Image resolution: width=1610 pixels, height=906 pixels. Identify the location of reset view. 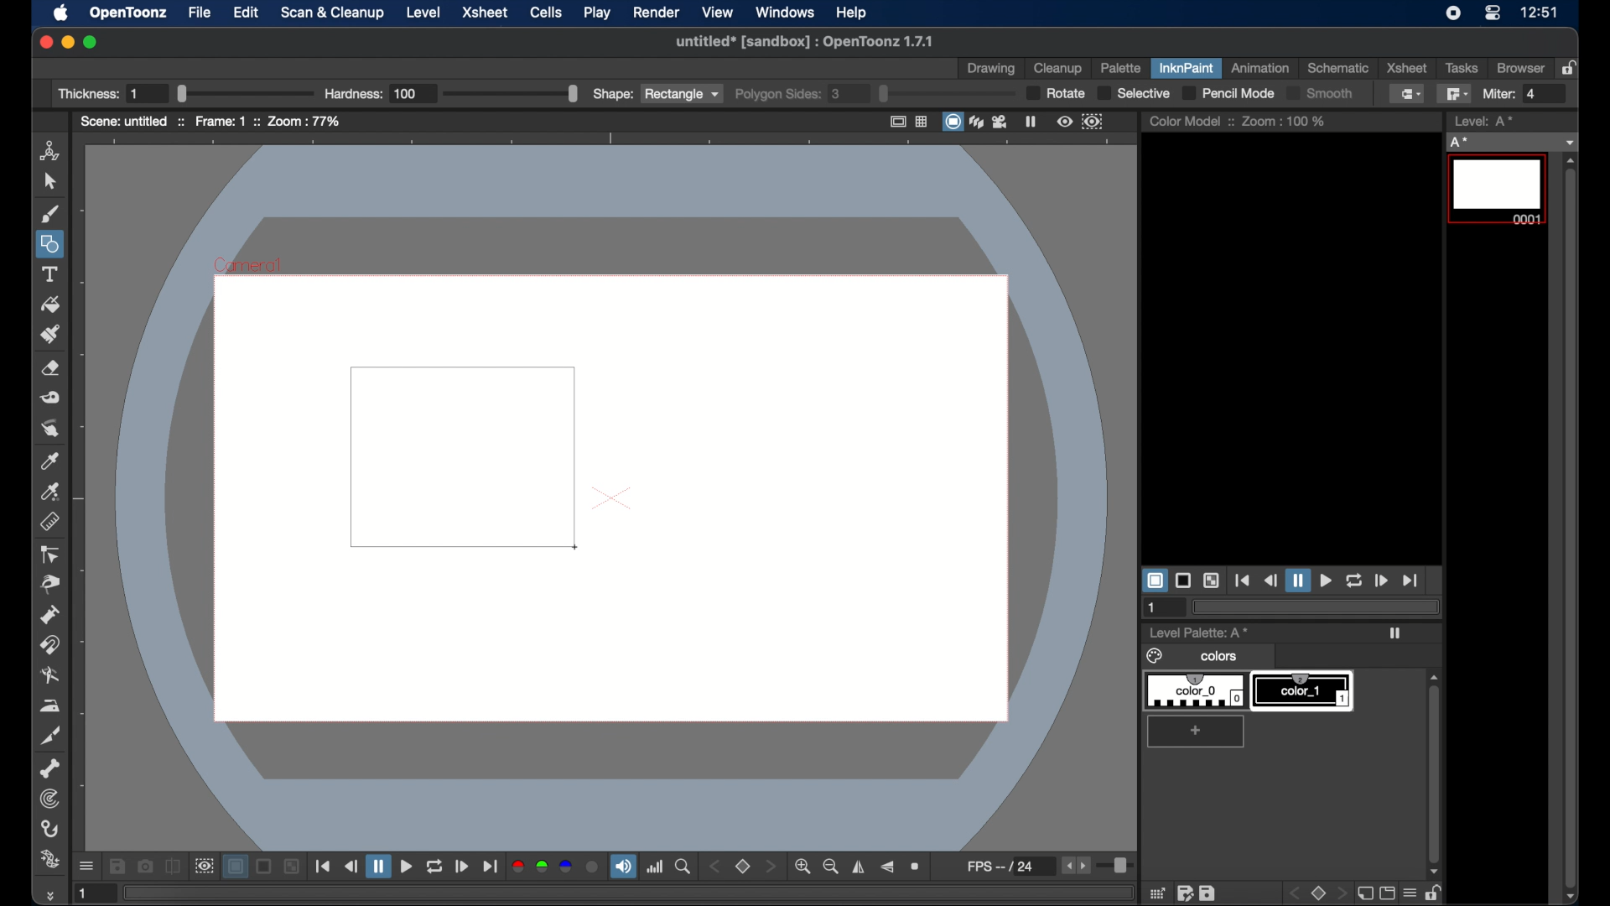
(917, 867).